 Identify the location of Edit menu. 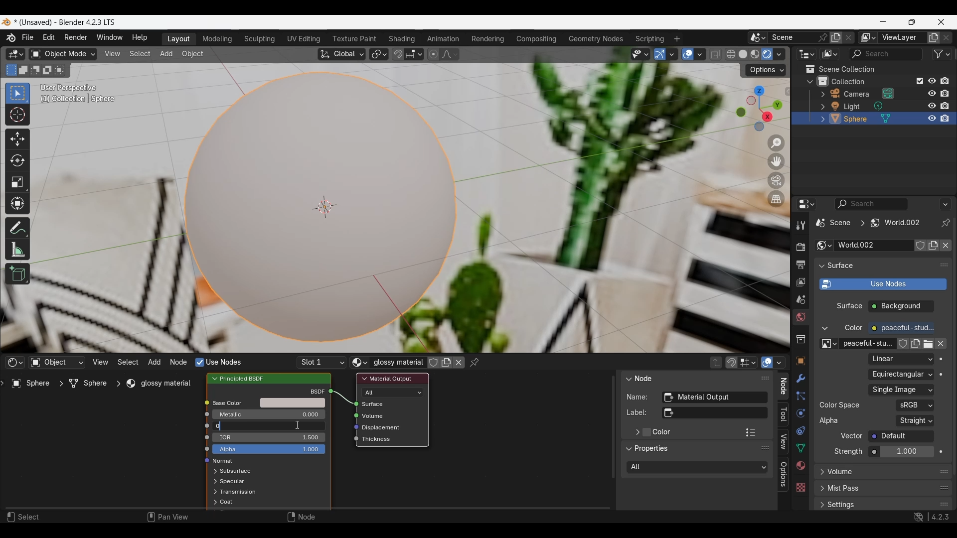
(49, 38).